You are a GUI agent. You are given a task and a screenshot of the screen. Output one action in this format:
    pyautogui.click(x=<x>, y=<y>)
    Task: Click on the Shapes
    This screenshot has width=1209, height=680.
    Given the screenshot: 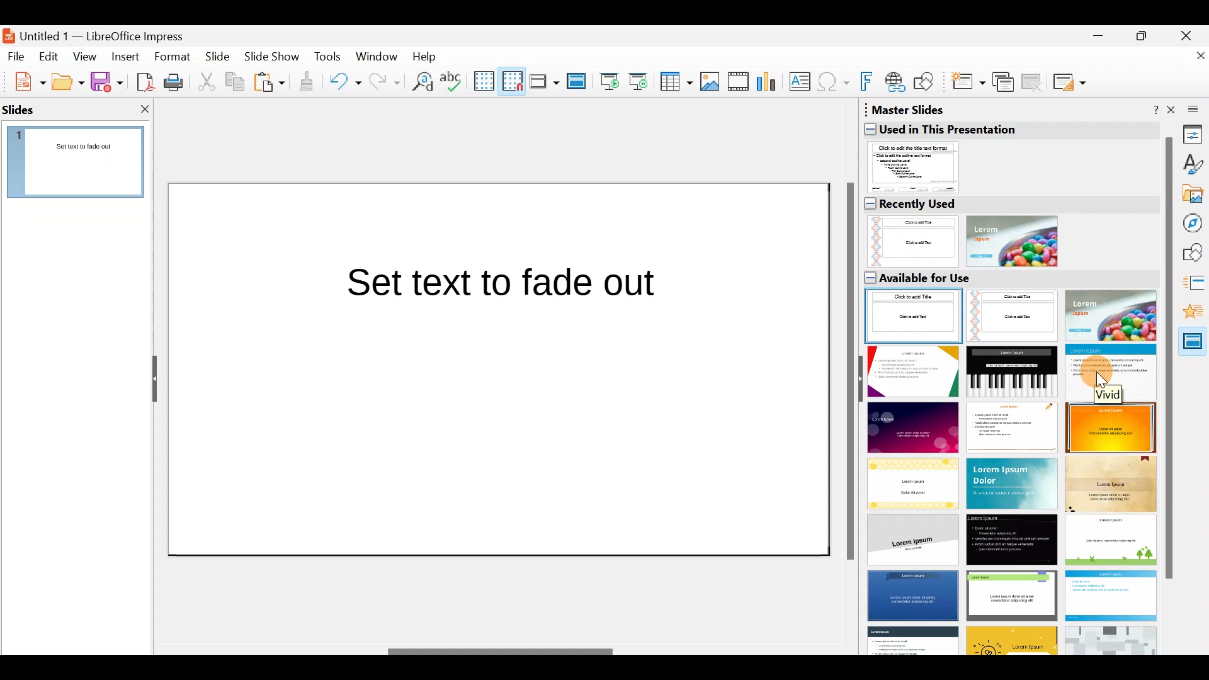 What is the action you would take?
    pyautogui.click(x=1194, y=254)
    